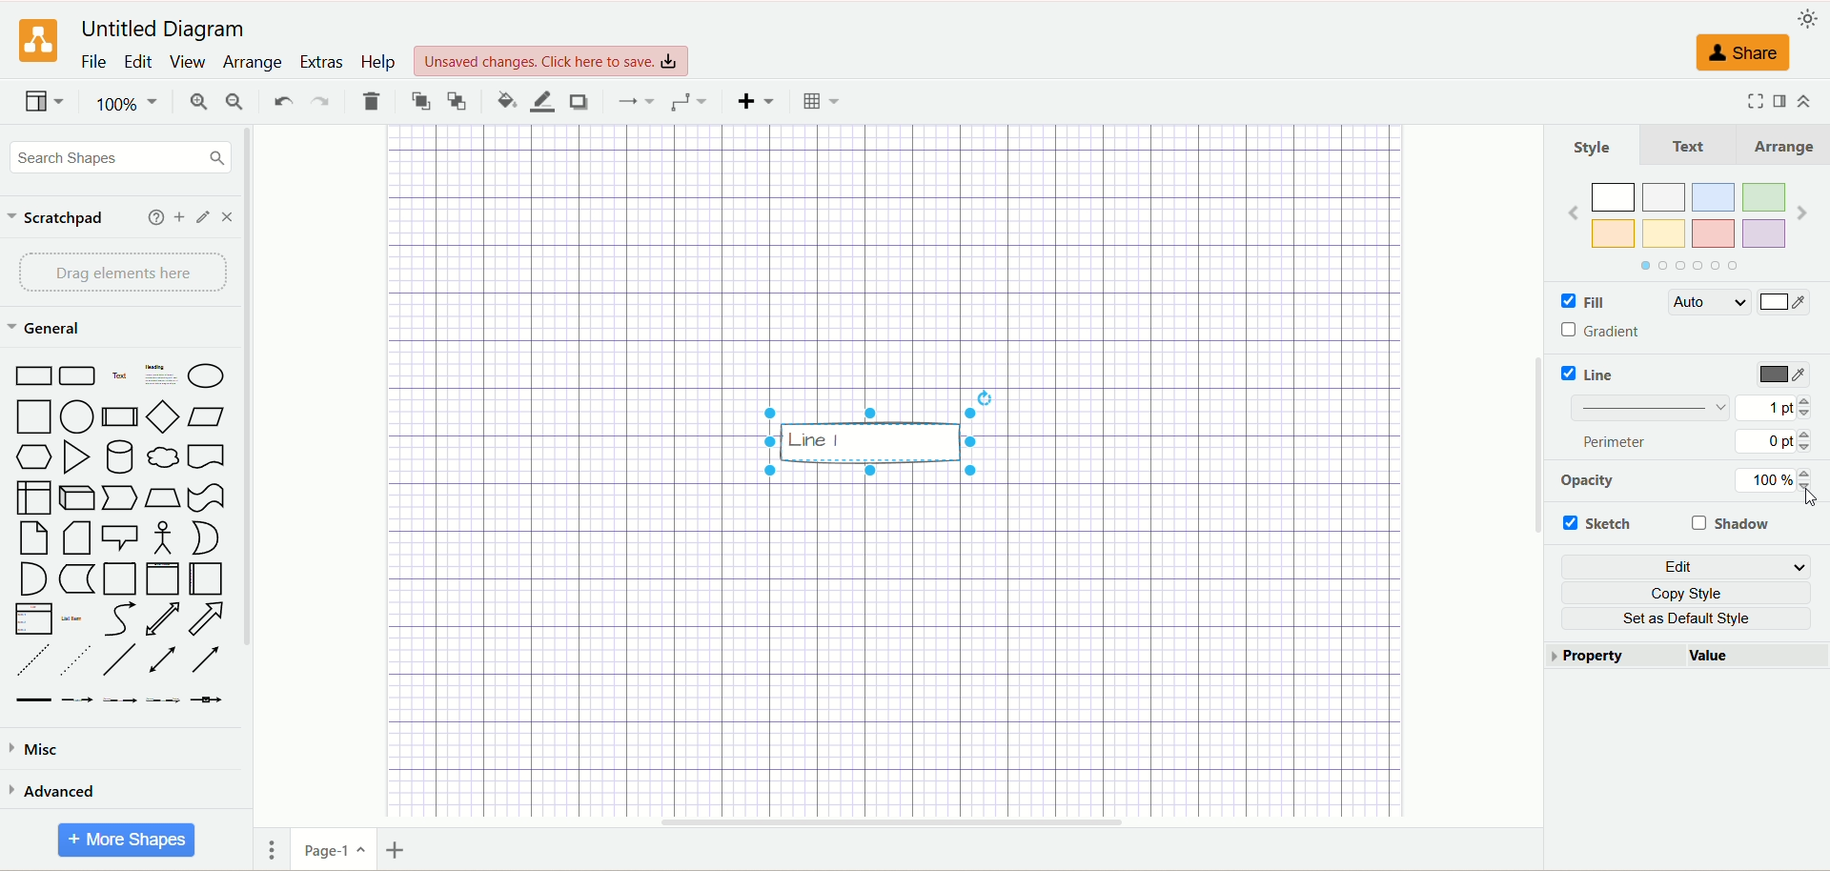  I want to click on 100%, so click(124, 104).